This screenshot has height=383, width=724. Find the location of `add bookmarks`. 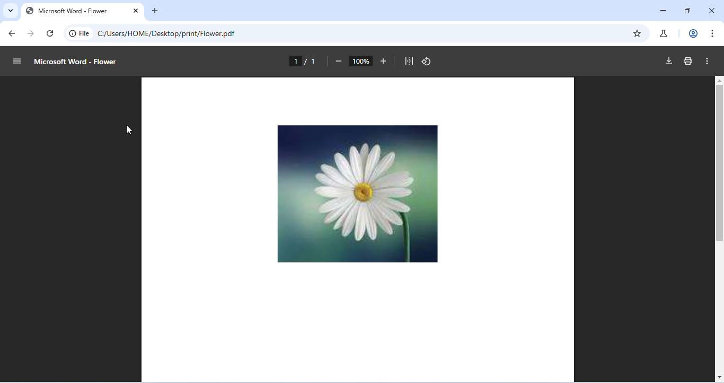

add bookmarks is located at coordinates (636, 33).